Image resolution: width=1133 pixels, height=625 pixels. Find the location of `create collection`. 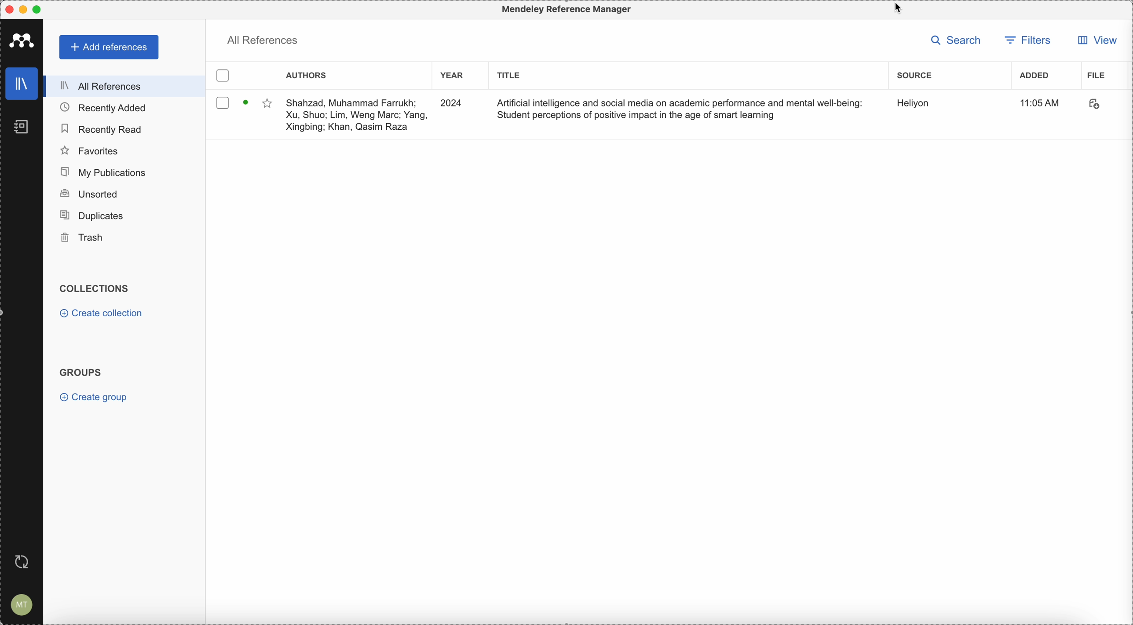

create collection is located at coordinates (103, 314).